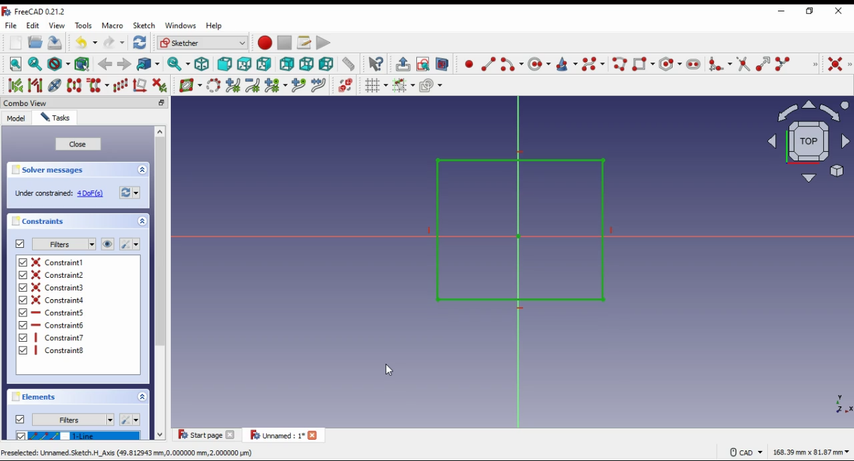 This screenshot has width=854, height=461. What do you see at coordinates (35, 85) in the screenshot?
I see `select associated geometry` at bounding box center [35, 85].